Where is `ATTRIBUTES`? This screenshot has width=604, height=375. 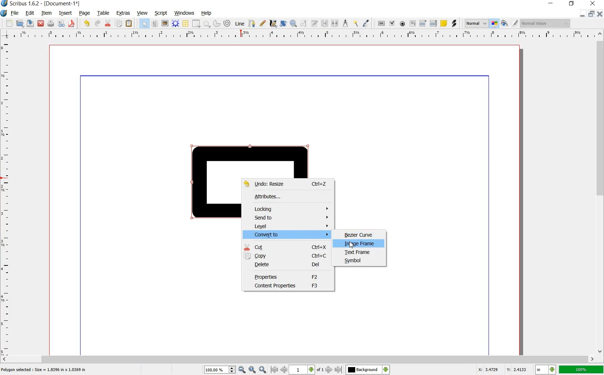 ATTRIBUTES is located at coordinates (280, 198).